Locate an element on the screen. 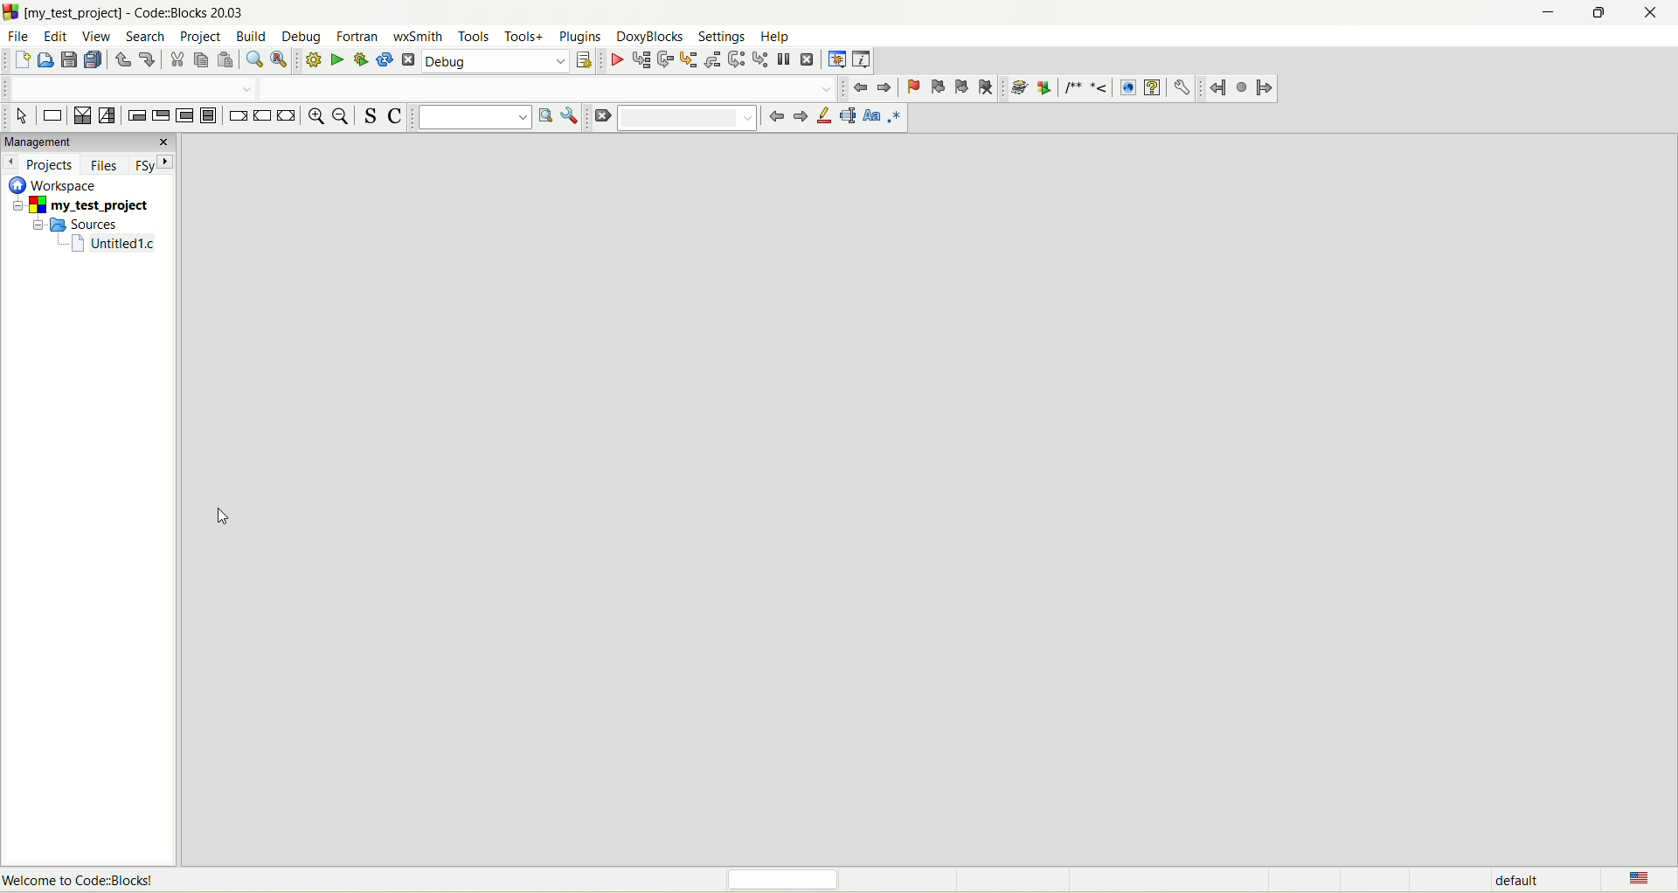 The height and width of the screenshot is (893, 1678). regex is located at coordinates (898, 118).